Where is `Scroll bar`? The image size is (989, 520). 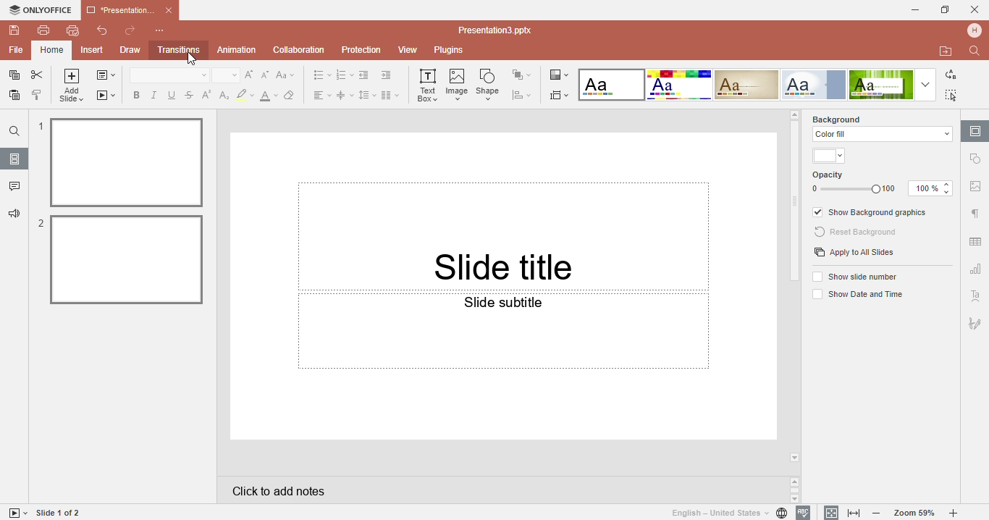
Scroll bar is located at coordinates (796, 204).